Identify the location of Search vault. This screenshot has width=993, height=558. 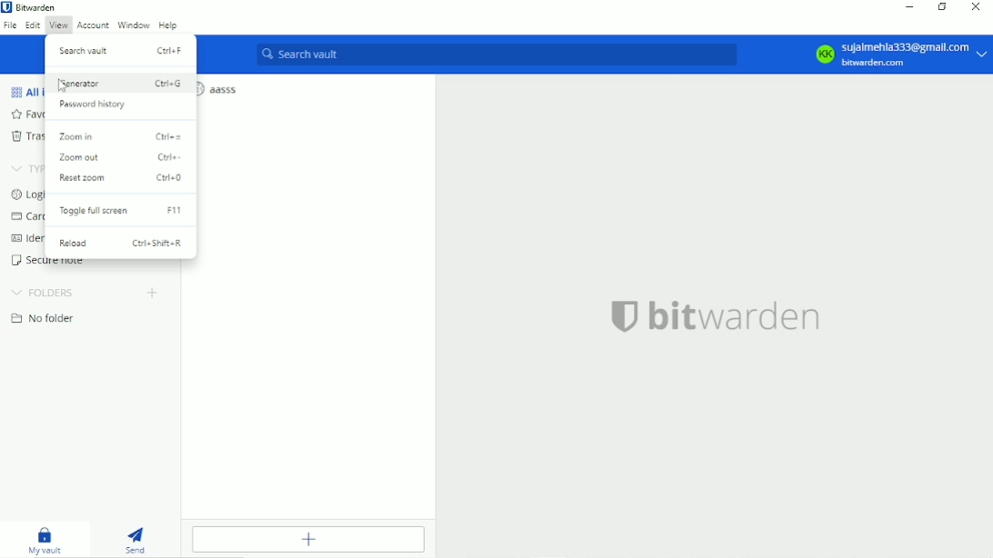
(496, 55).